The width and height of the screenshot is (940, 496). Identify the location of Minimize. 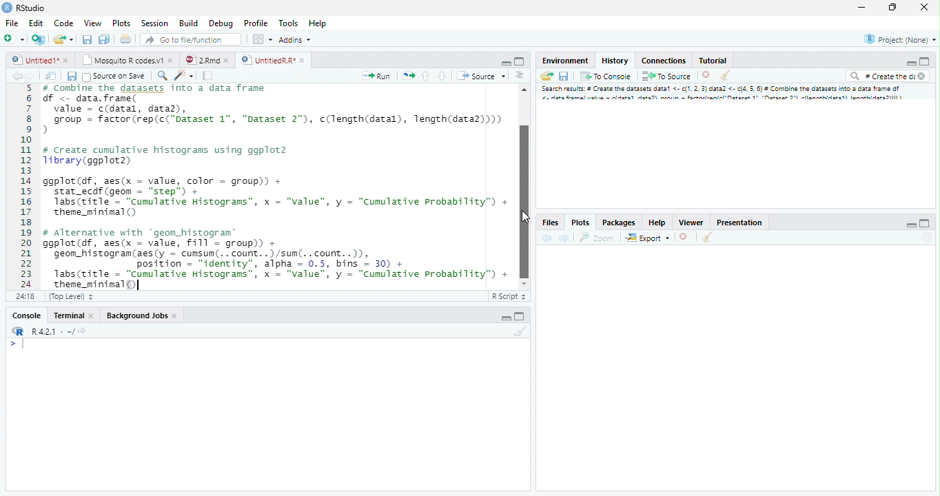
(864, 8).